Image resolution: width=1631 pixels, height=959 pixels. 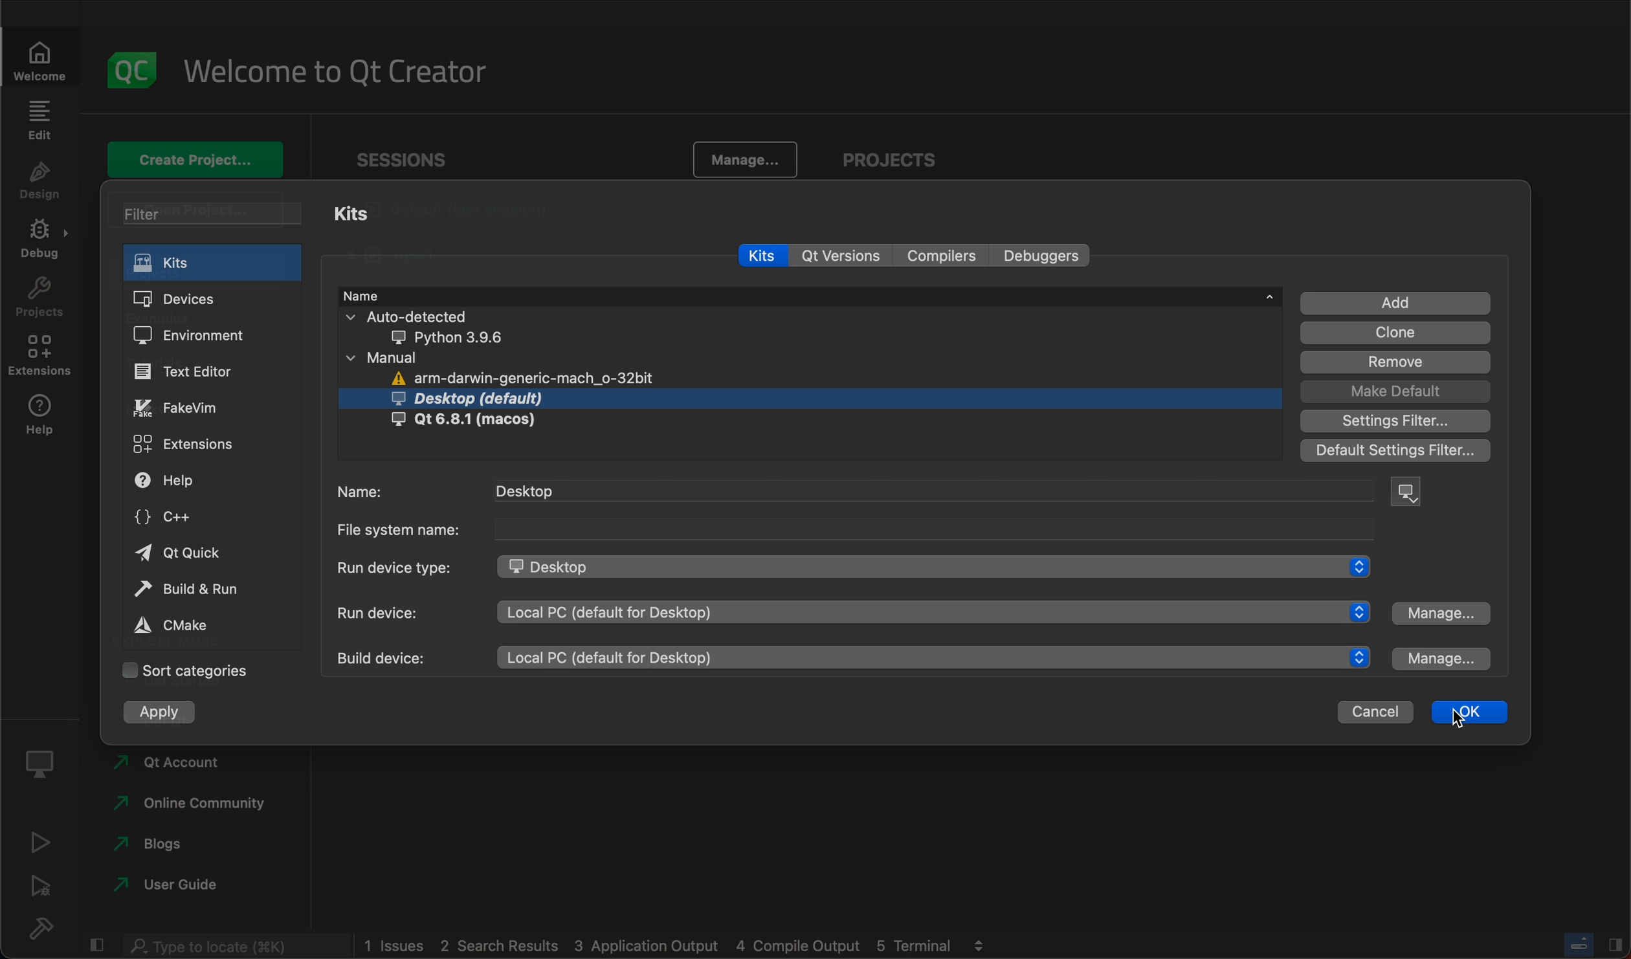 I want to click on help, so click(x=42, y=420).